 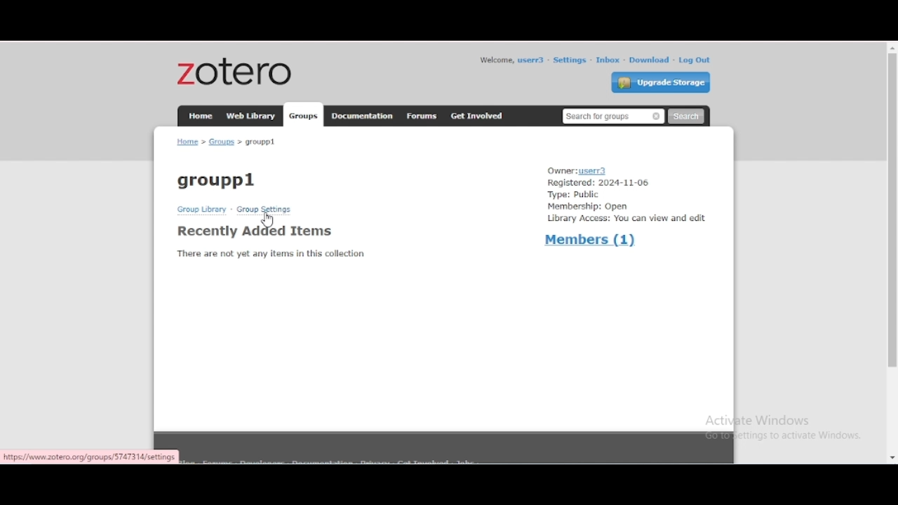 I want to click on web library, so click(x=250, y=115).